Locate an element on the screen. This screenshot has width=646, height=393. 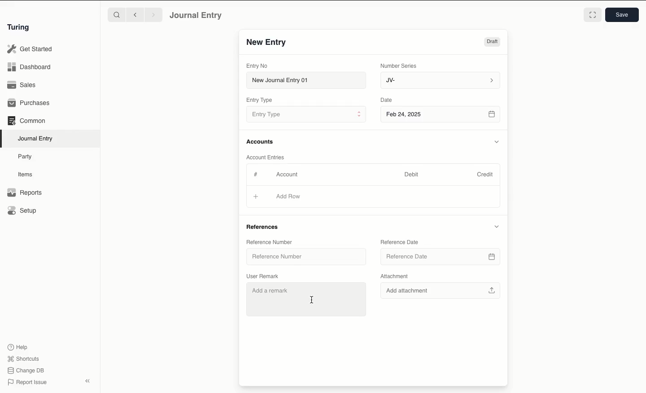
Entry Type is located at coordinates (306, 114).